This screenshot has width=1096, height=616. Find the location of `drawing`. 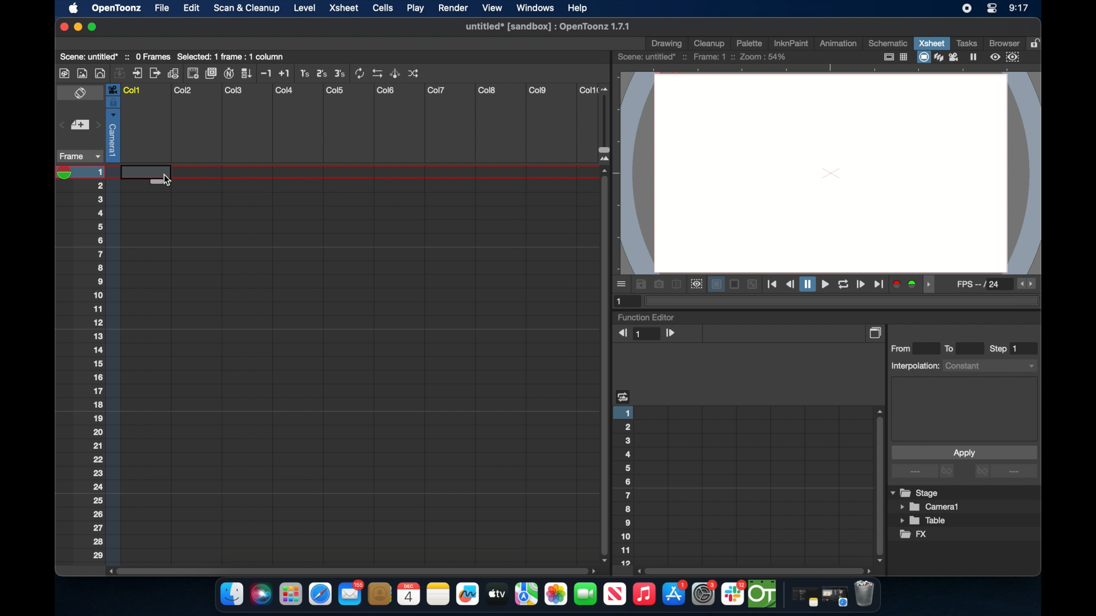

drawing is located at coordinates (668, 44).